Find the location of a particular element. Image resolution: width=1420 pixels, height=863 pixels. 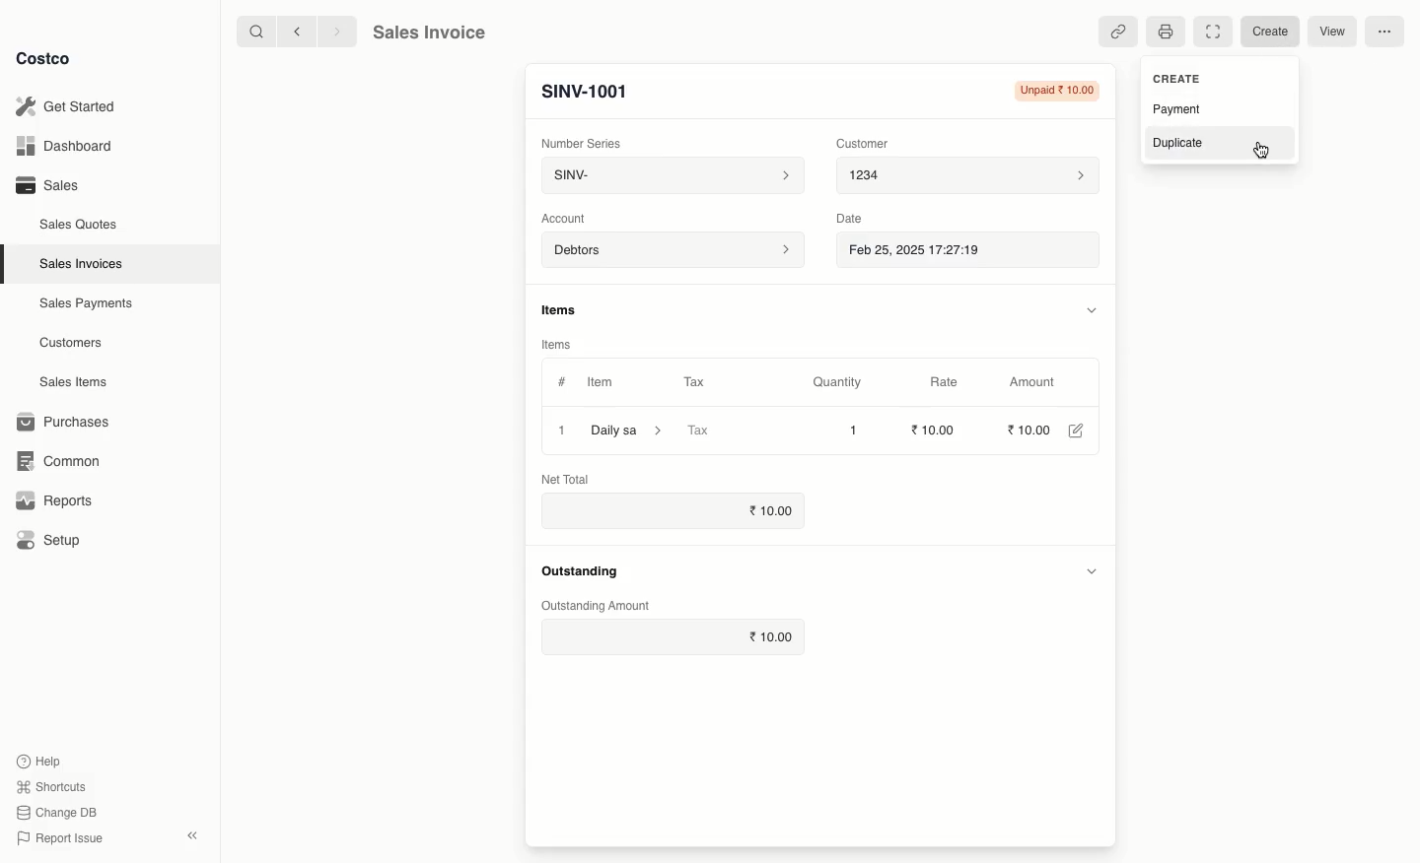

‘Amount is located at coordinates (1032, 383).